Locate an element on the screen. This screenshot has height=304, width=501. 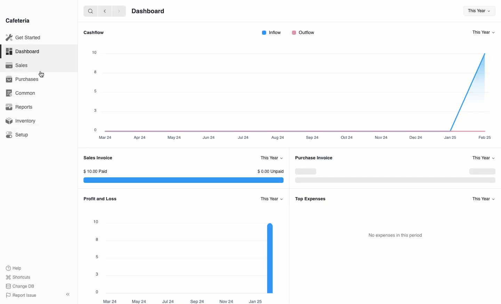
Dashboard is located at coordinates (23, 51).